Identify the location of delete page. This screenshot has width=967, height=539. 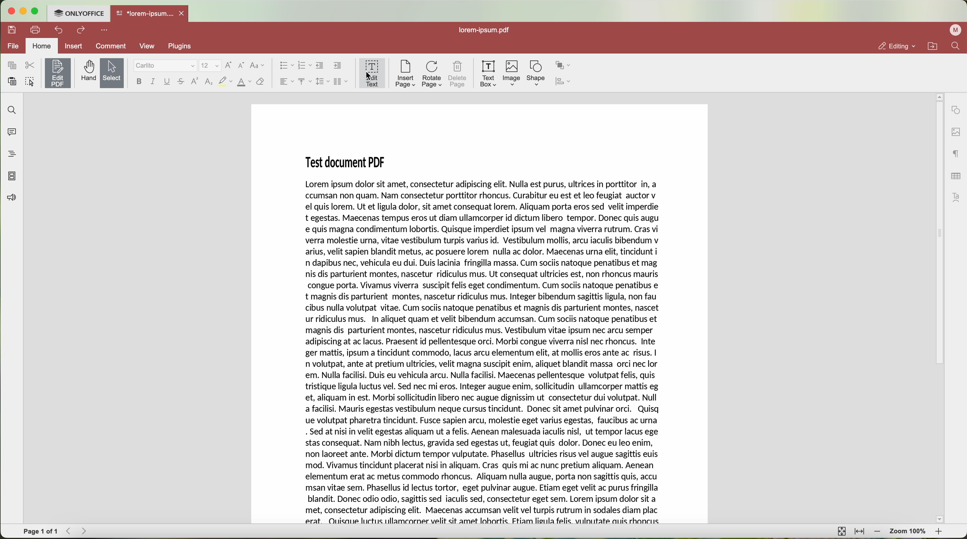
(458, 75).